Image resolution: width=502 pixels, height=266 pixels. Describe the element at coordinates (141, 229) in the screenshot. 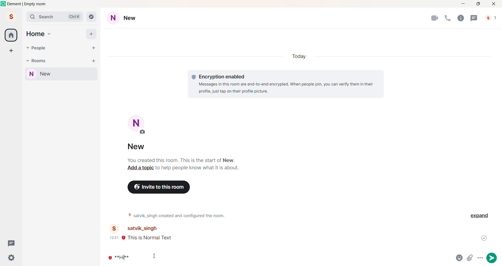

I see `satvik_singh` at that location.